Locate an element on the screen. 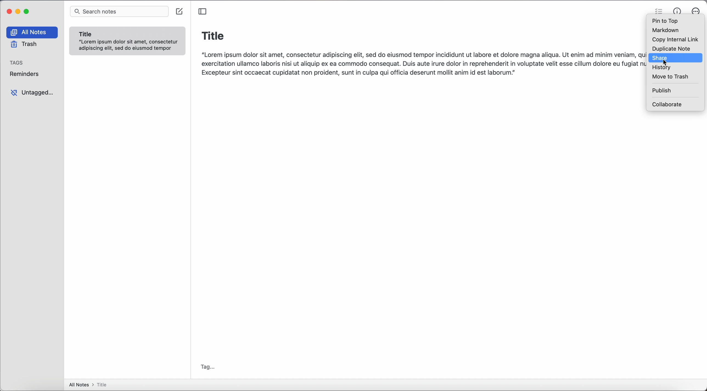 This screenshot has height=391, width=707. check list is located at coordinates (659, 10).